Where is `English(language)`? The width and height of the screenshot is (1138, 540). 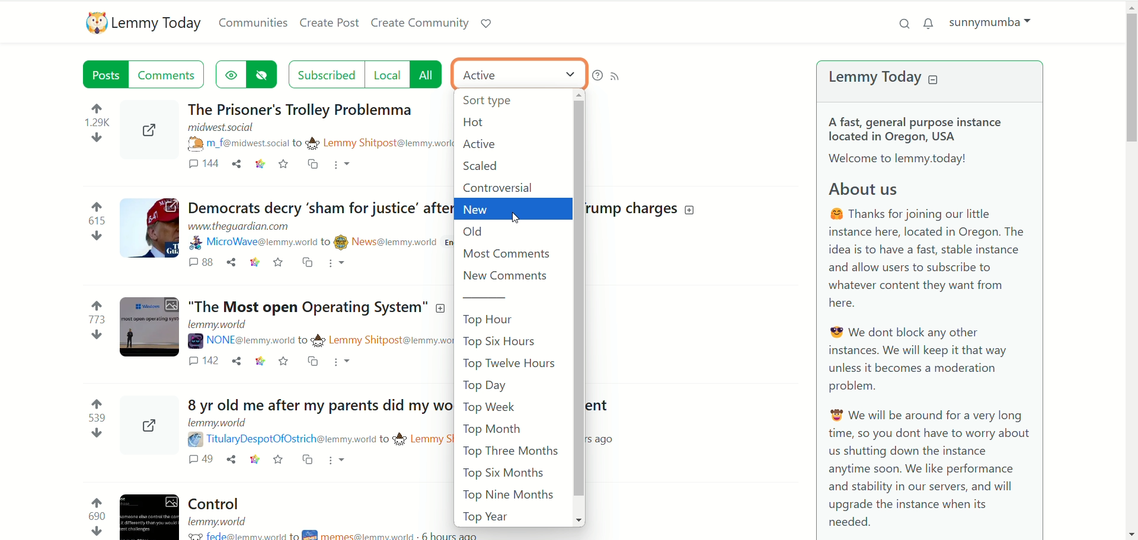 English(language) is located at coordinates (478, 146).